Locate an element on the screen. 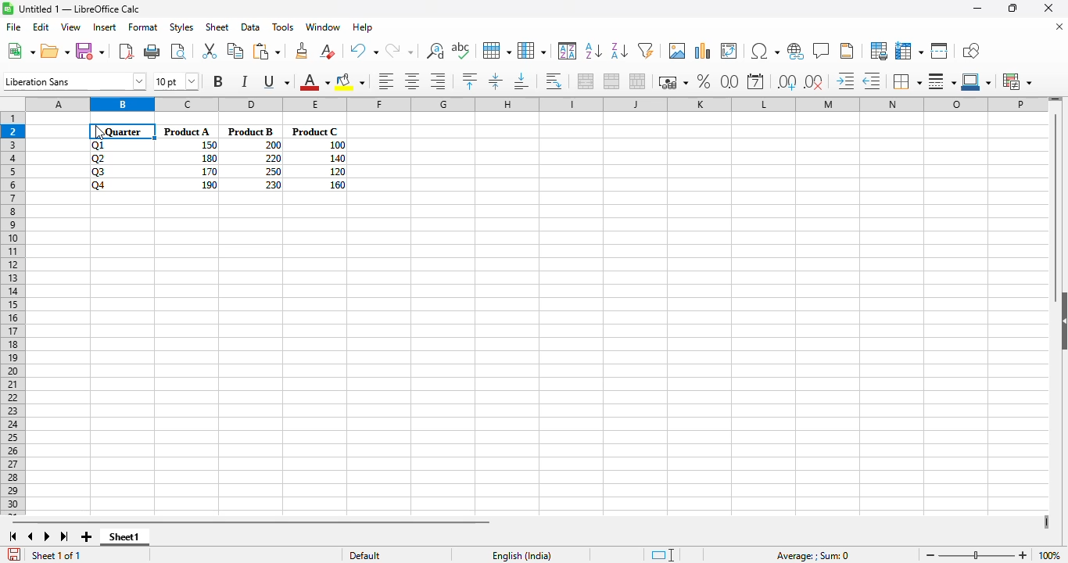  headers and footers is located at coordinates (847, 51).